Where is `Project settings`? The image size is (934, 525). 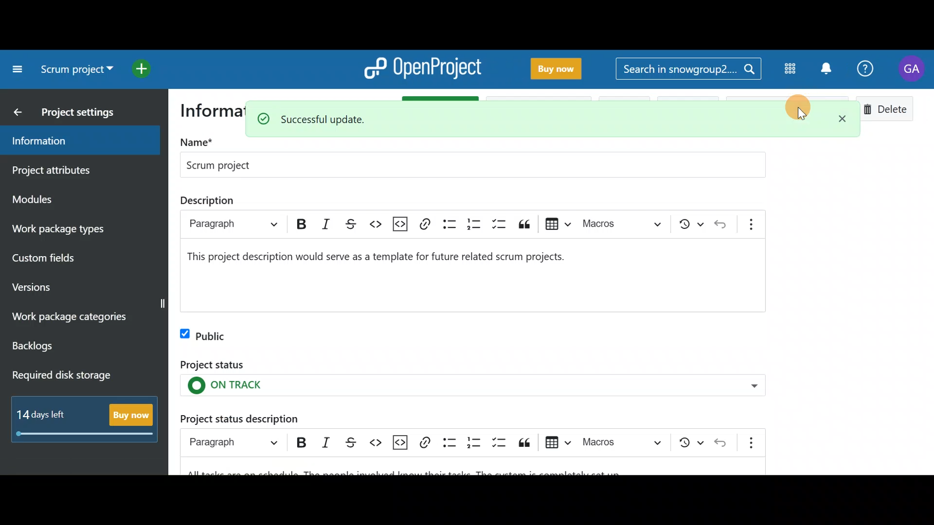
Project settings is located at coordinates (73, 111).